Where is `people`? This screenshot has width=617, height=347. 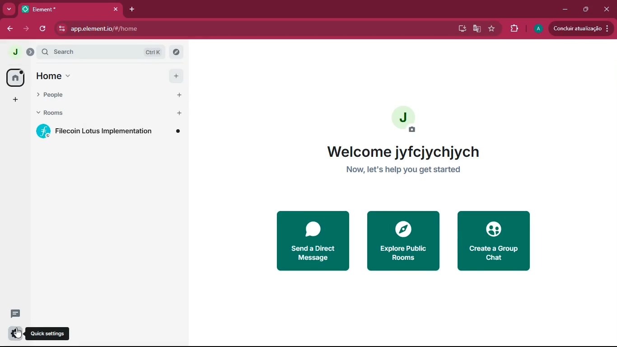 people is located at coordinates (93, 96).